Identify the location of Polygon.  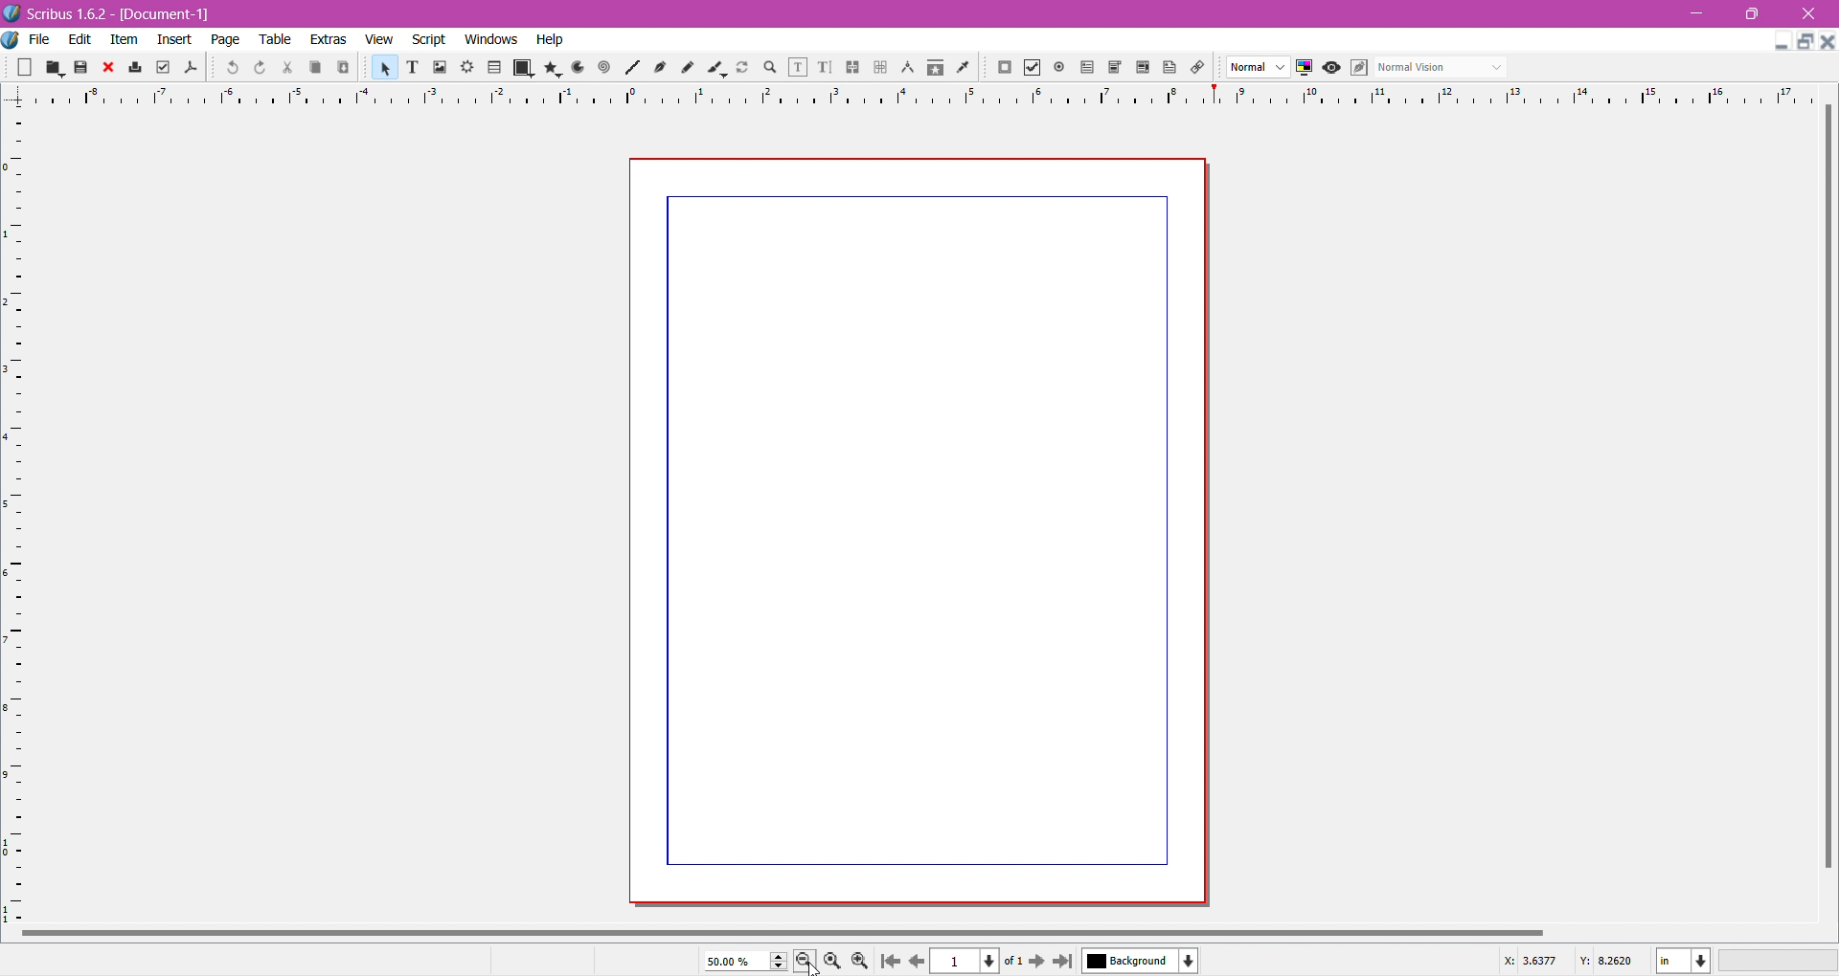
(552, 68).